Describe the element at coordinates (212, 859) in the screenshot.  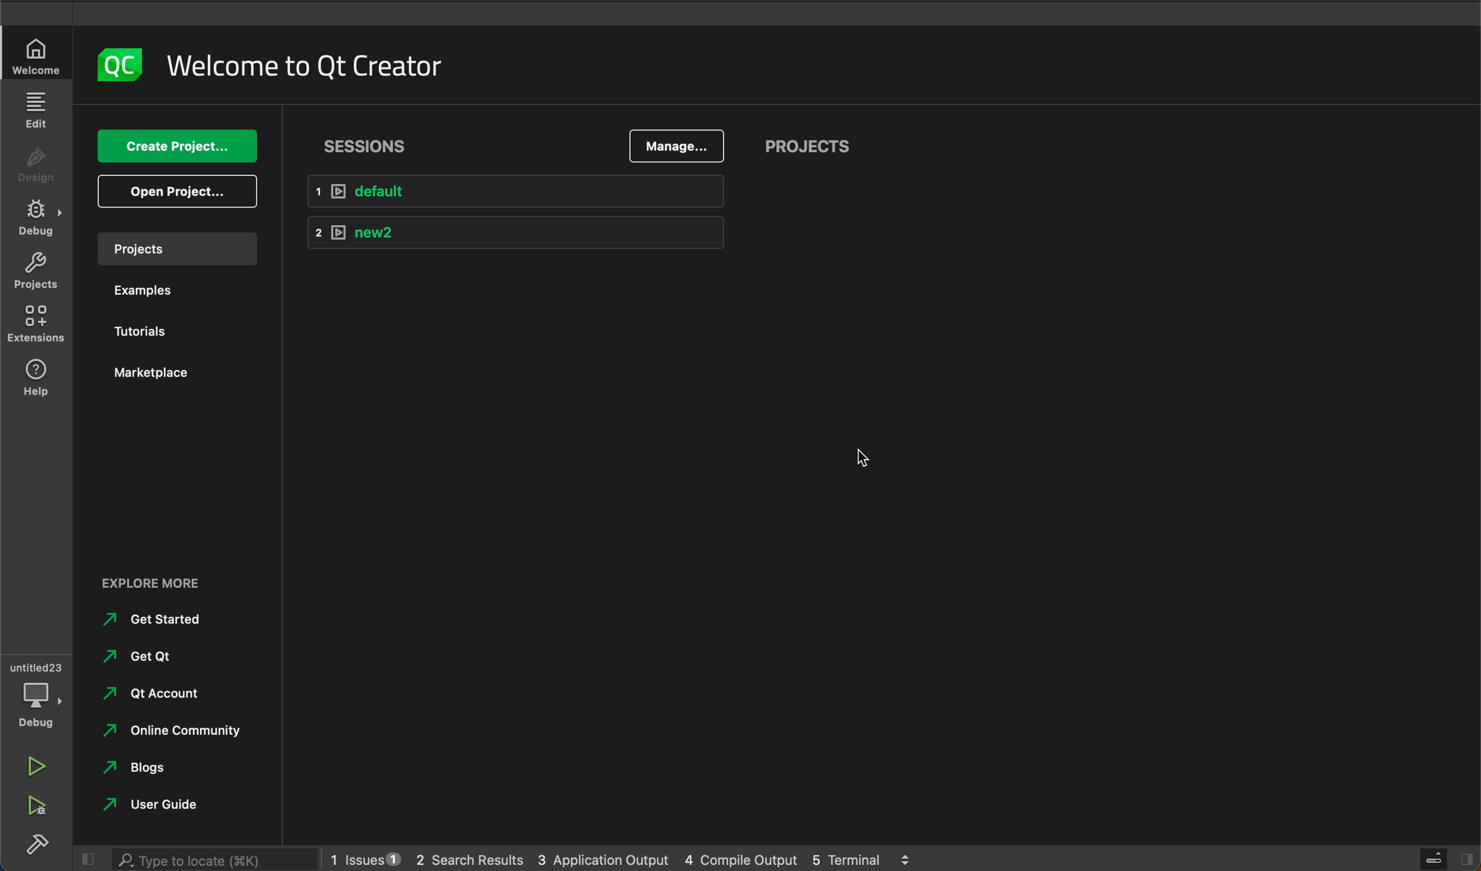
I see `search` at that location.